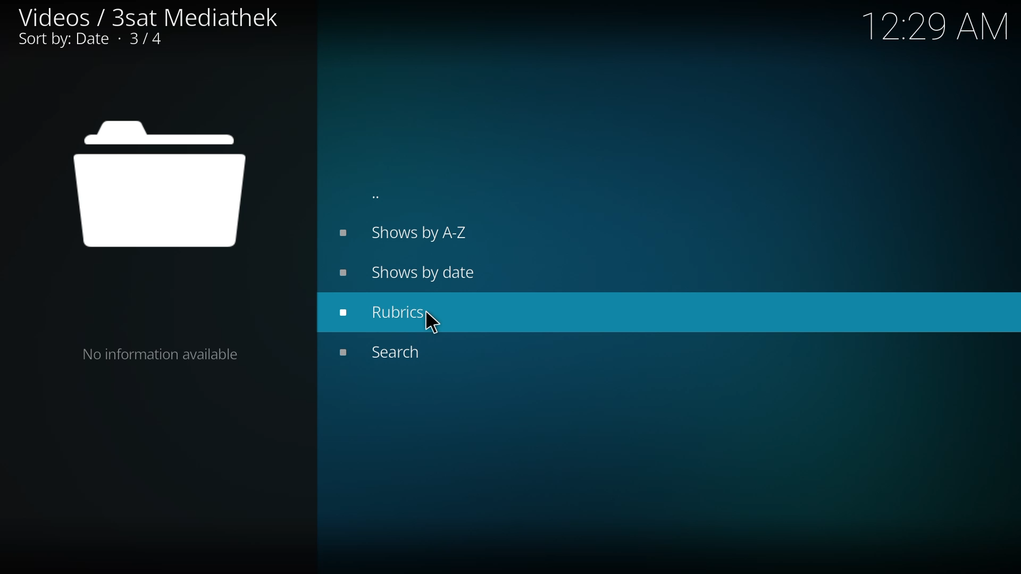 The height and width of the screenshot is (574, 1021). What do you see at coordinates (376, 197) in the screenshot?
I see `back` at bounding box center [376, 197].